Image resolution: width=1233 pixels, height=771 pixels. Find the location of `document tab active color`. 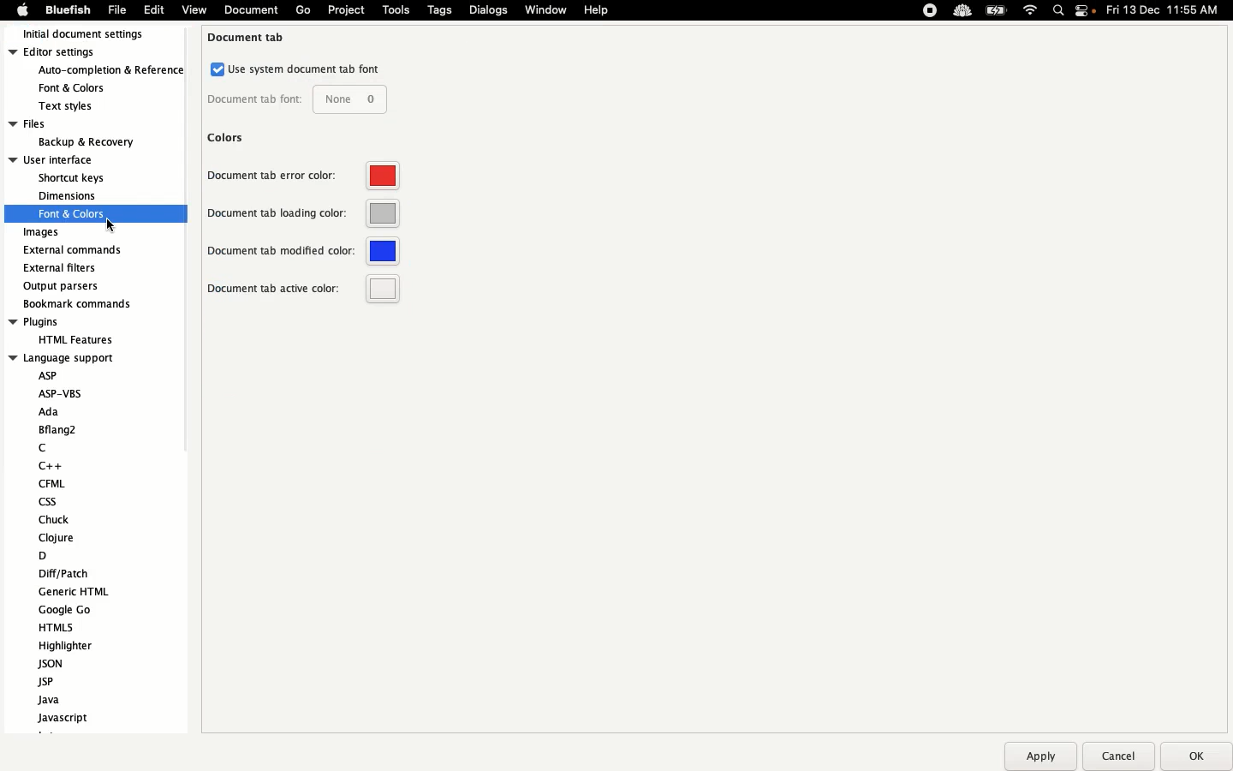

document tab active color is located at coordinates (305, 290).